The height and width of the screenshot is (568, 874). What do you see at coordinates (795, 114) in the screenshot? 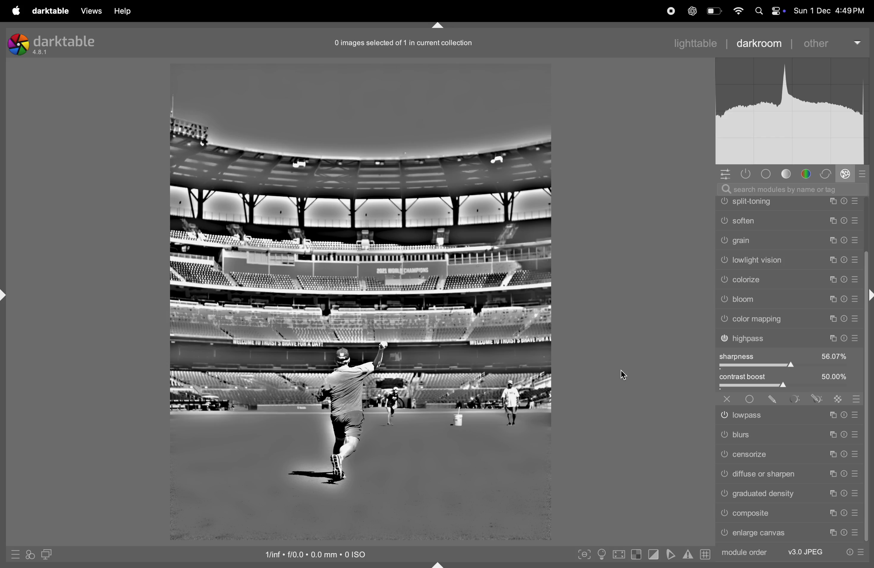
I see `histogram` at bounding box center [795, 114].